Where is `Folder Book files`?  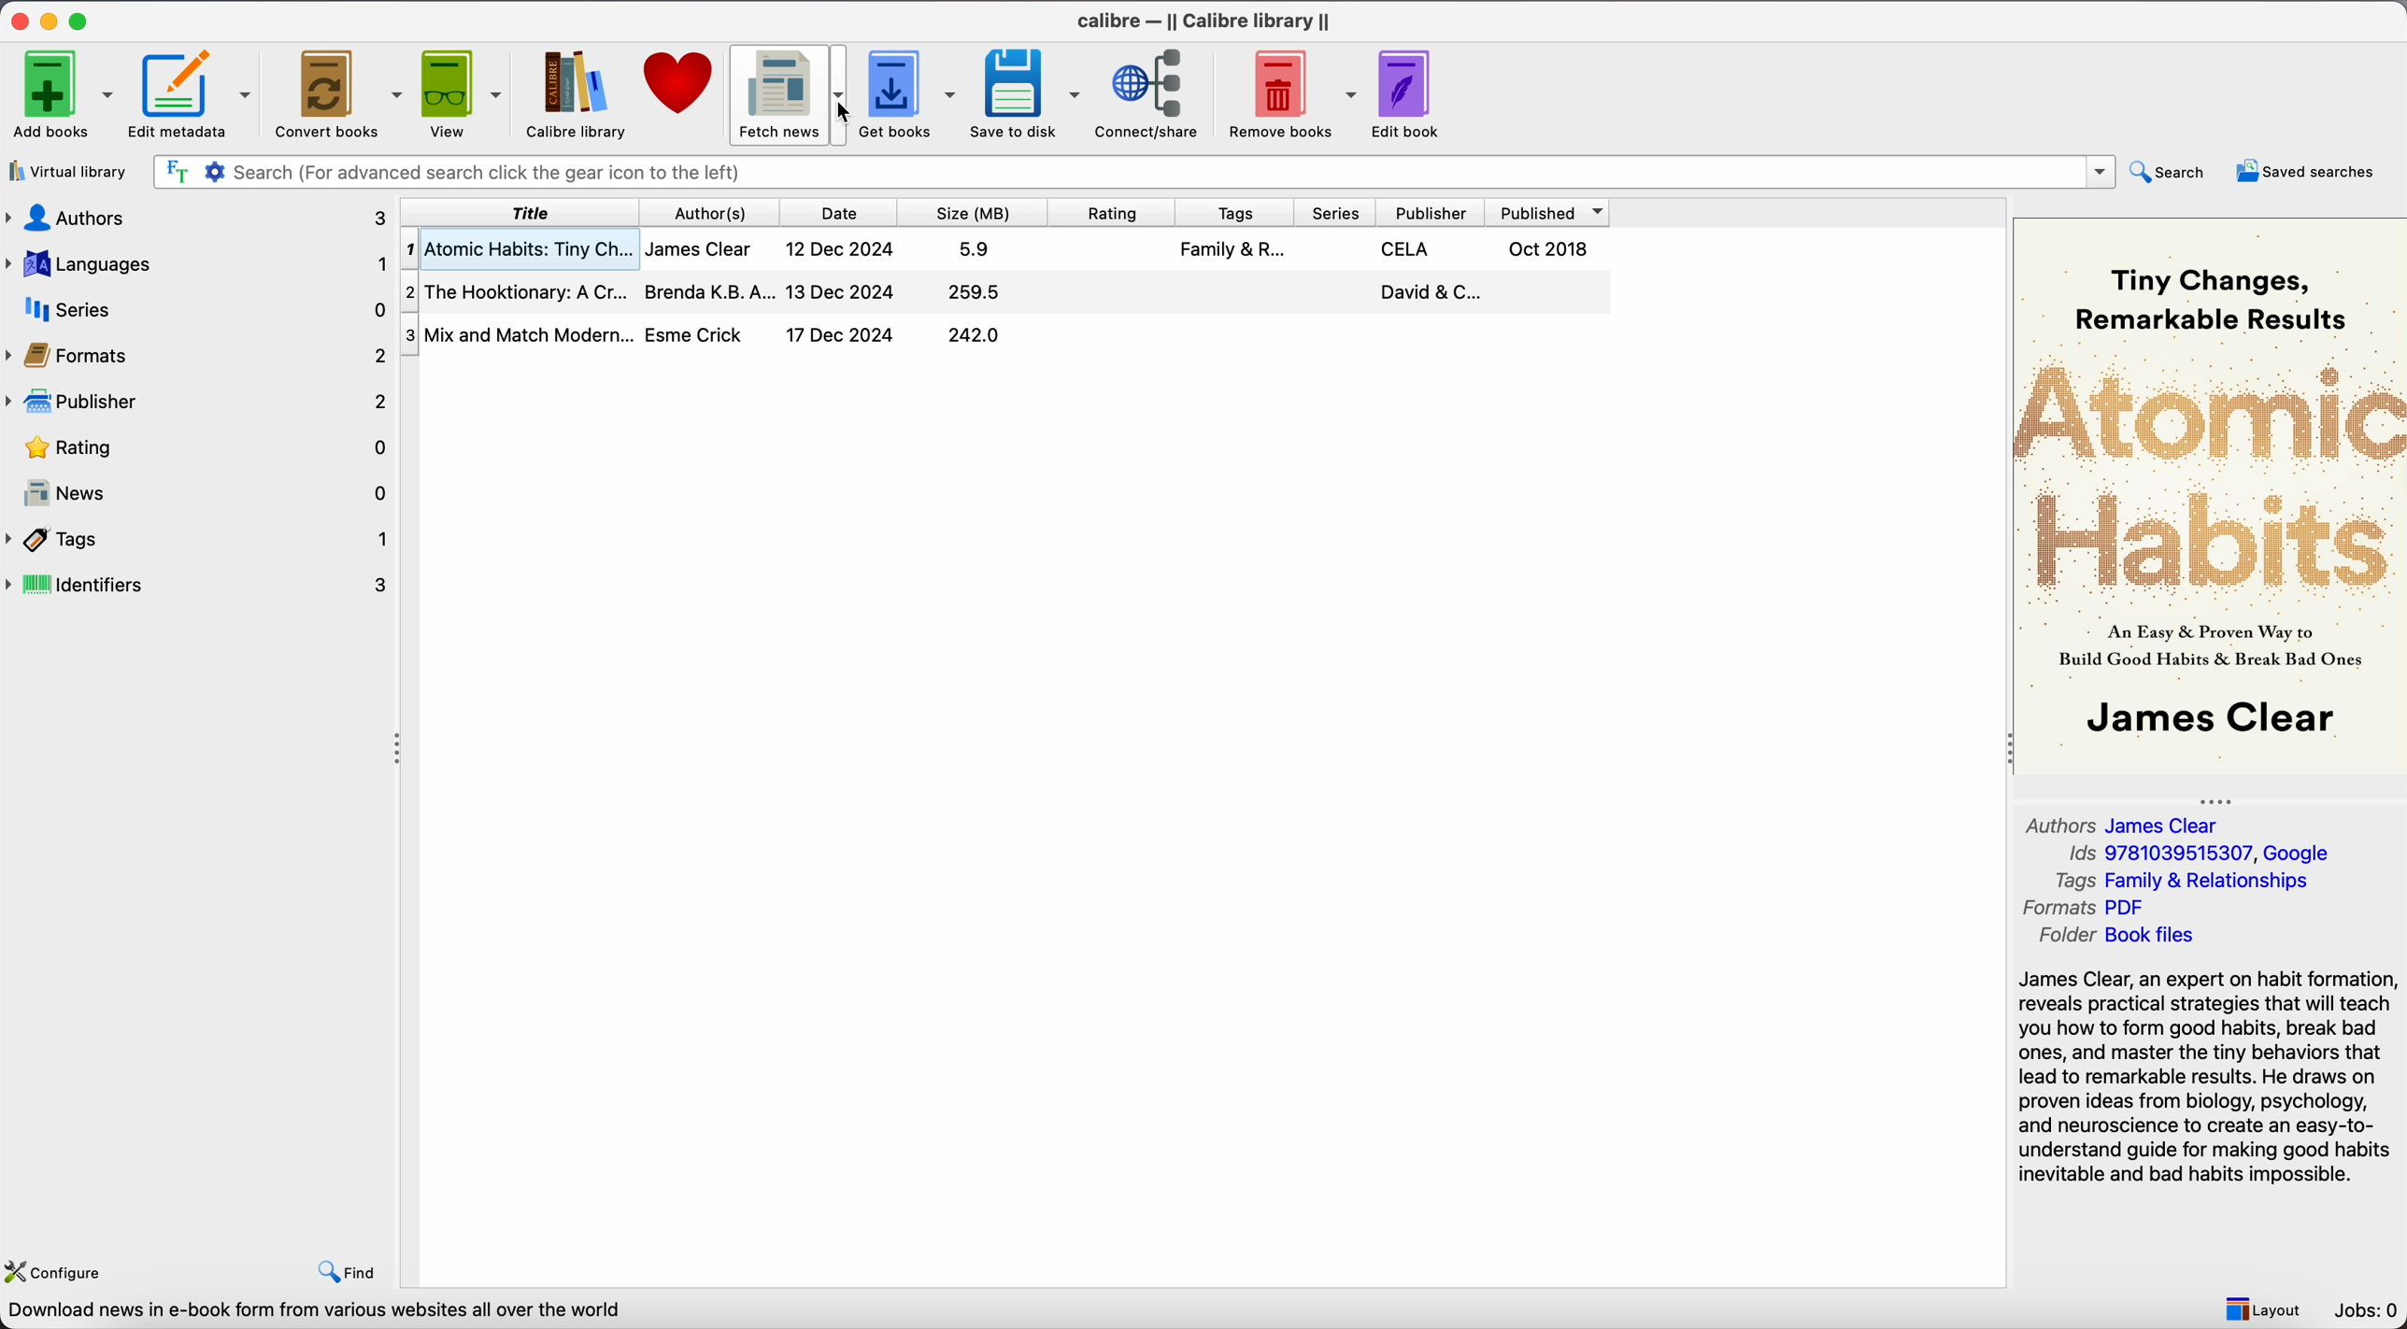
Folder Book files is located at coordinates (2116, 936).